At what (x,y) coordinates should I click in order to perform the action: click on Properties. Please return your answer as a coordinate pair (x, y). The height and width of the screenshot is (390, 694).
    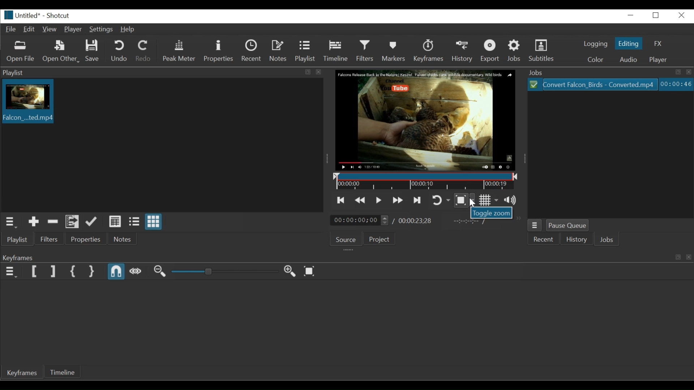
    Looking at the image, I should click on (219, 51).